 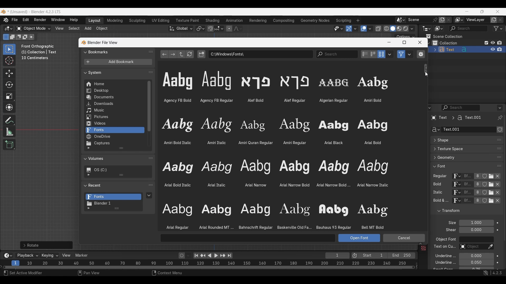 I want to click on Videos folder, so click(x=115, y=124).